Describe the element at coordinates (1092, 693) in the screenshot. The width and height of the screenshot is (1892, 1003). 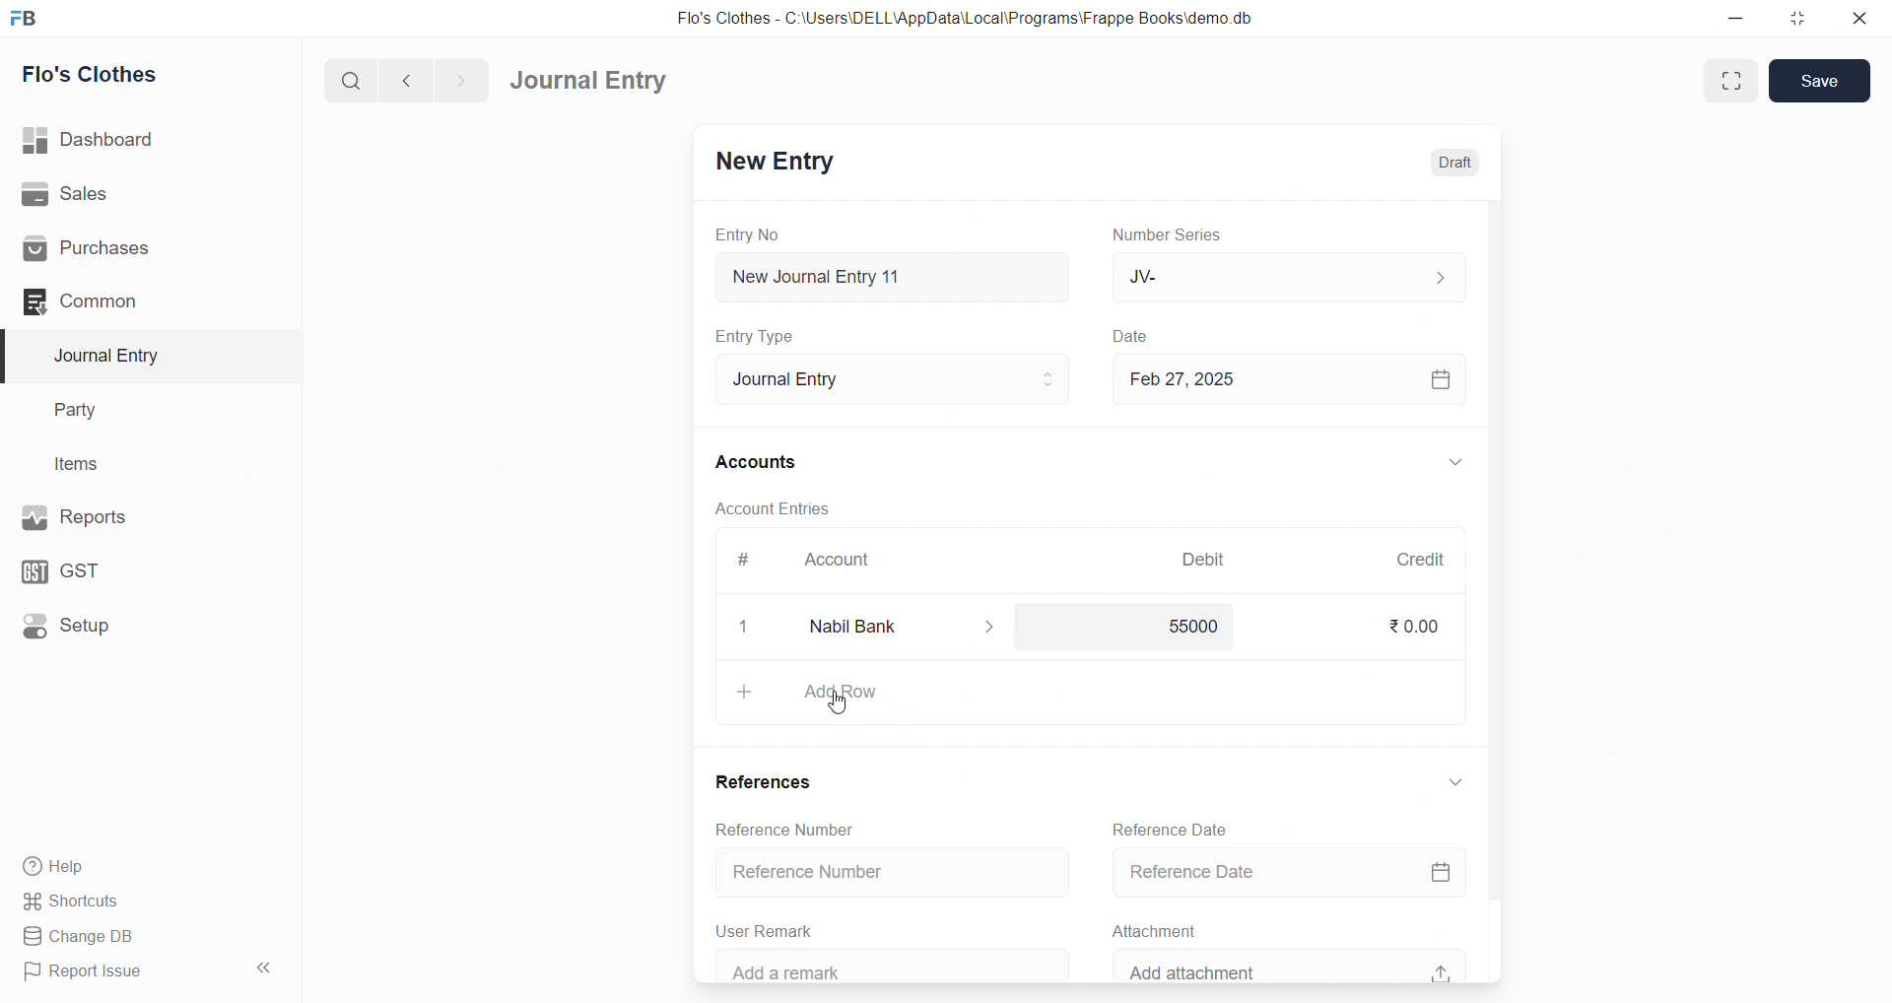
I see `+ Add Row` at that location.